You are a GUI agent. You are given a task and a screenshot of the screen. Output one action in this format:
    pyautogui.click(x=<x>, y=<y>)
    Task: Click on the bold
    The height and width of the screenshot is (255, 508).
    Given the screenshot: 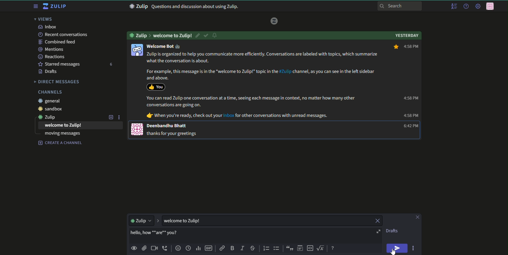 What is the action you would take?
    pyautogui.click(x=233, y=248)
    